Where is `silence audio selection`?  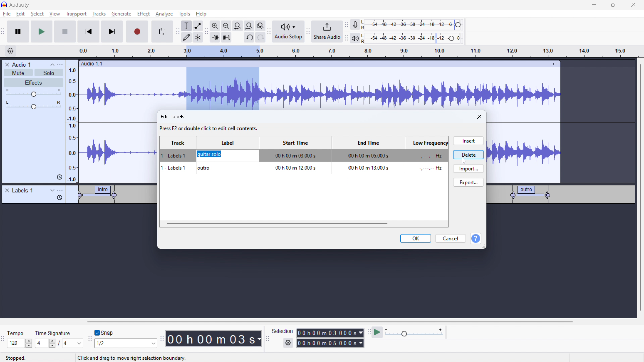 silence audio selection is located at coordinates (227, 37).